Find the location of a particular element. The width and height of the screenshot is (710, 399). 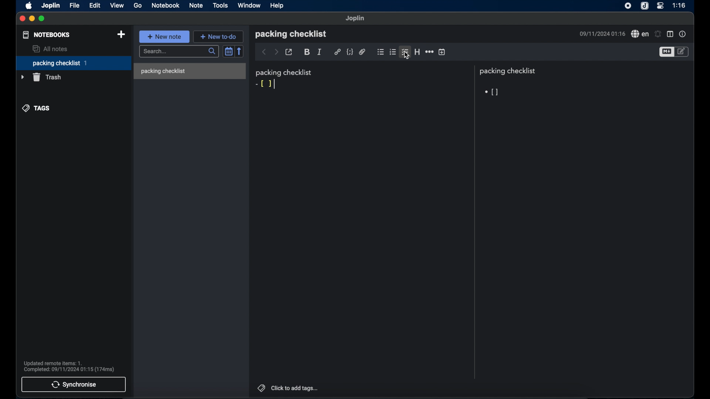

spell check is located at coordinates (640, 34).